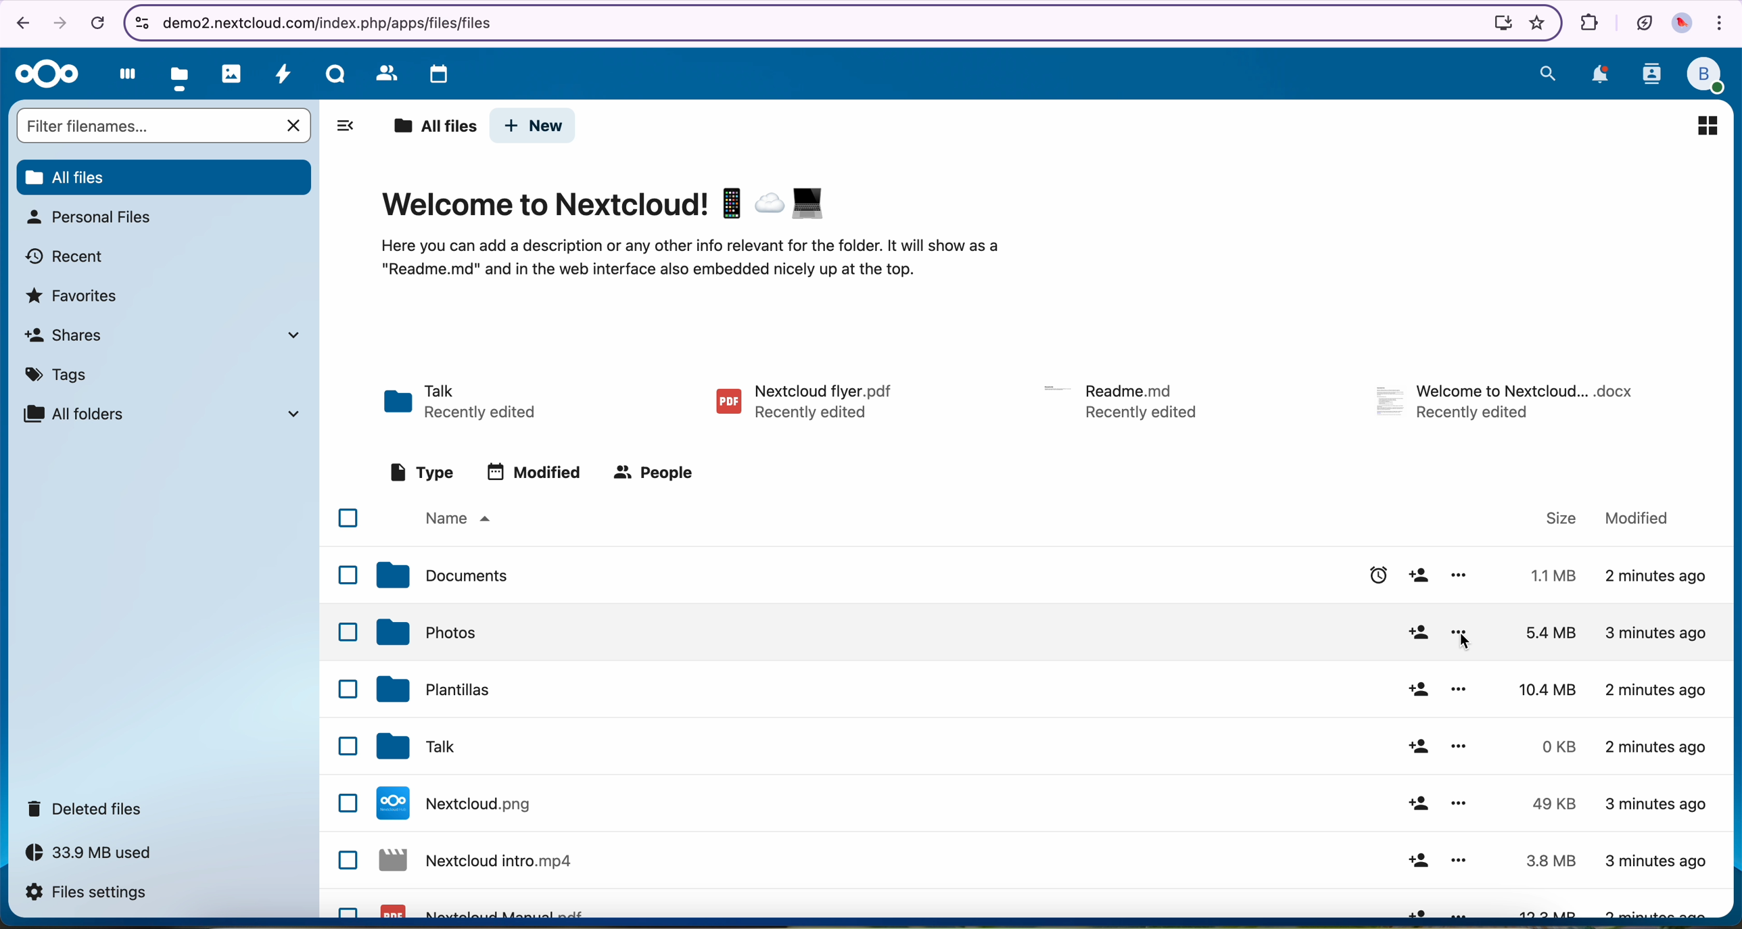  I want to click on contacts, so click(1649, 76).